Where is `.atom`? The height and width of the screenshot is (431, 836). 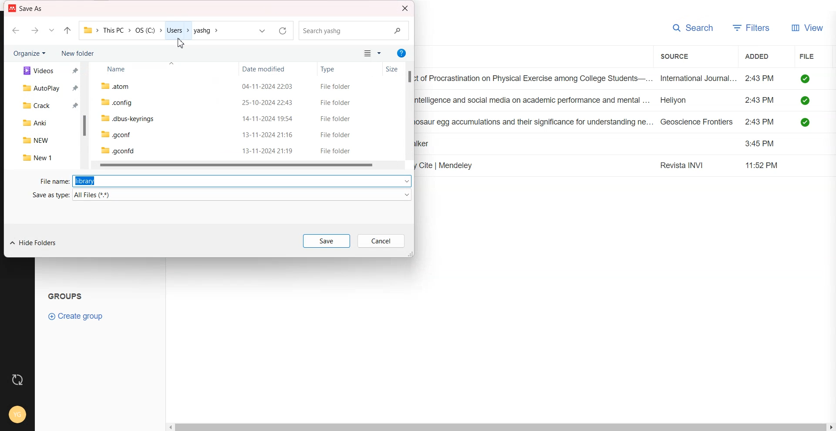 .atom is located at coordinates (116, 87).